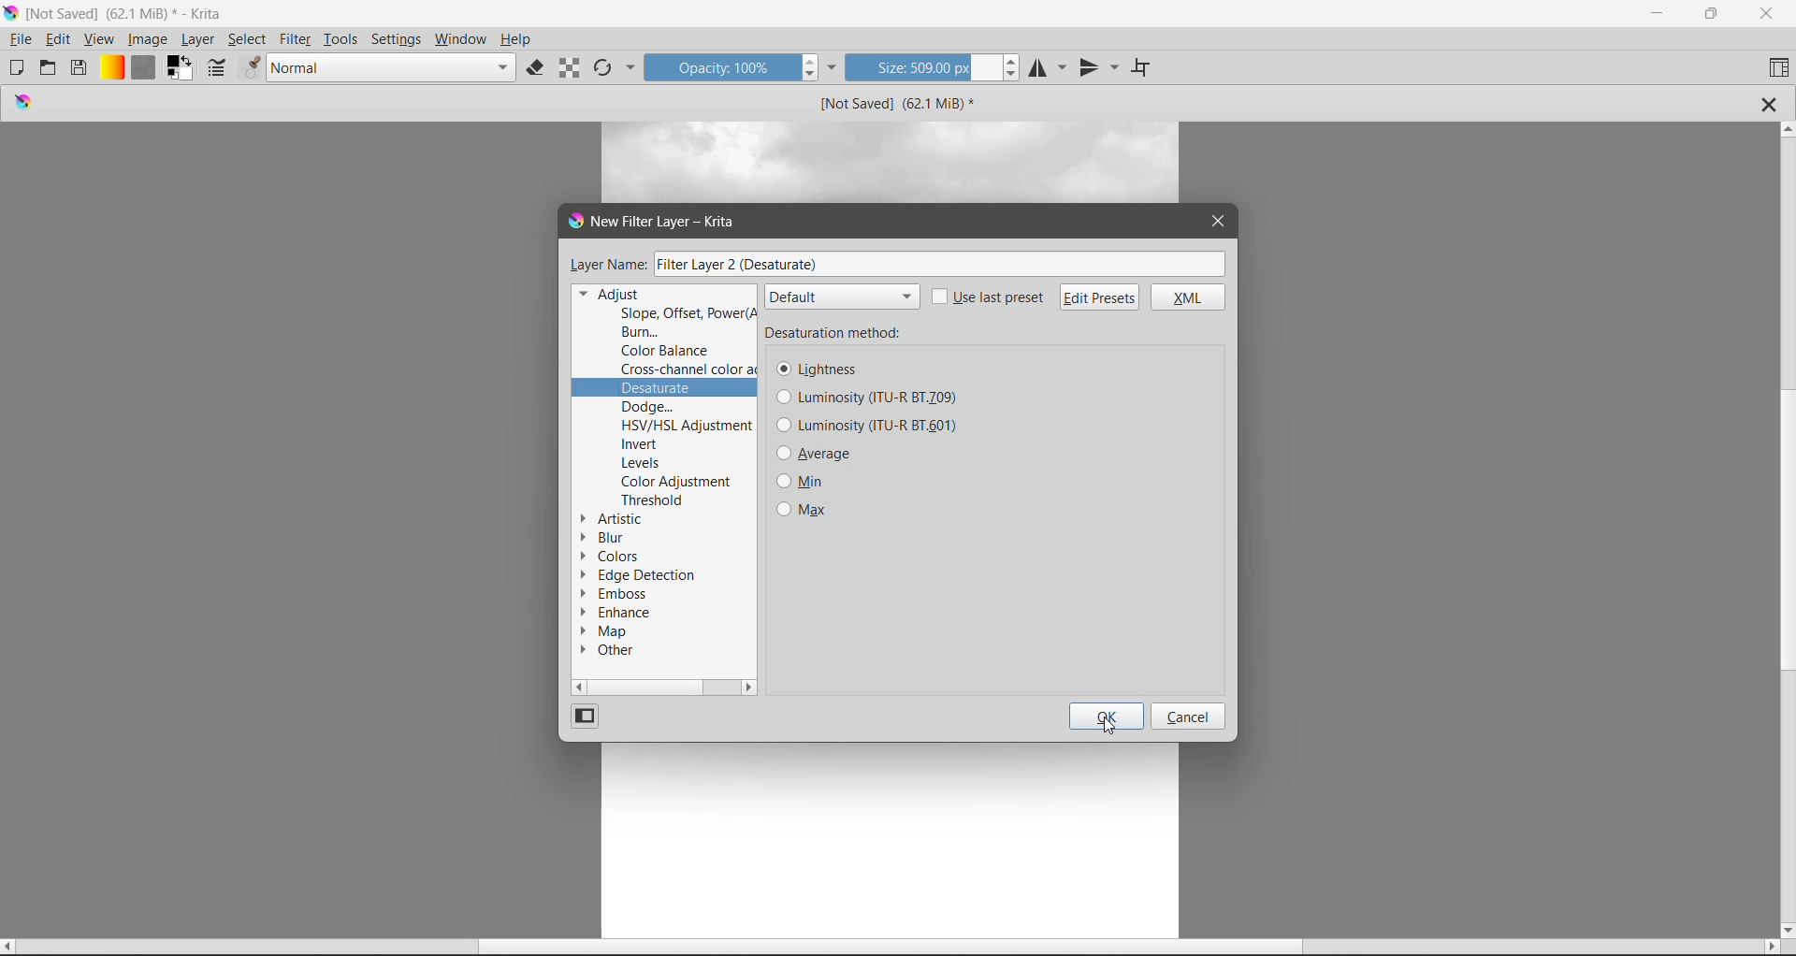  What do you see at coordinates (844, 297) in the screenshot?
I see `default` at bounding box center [844, 297].